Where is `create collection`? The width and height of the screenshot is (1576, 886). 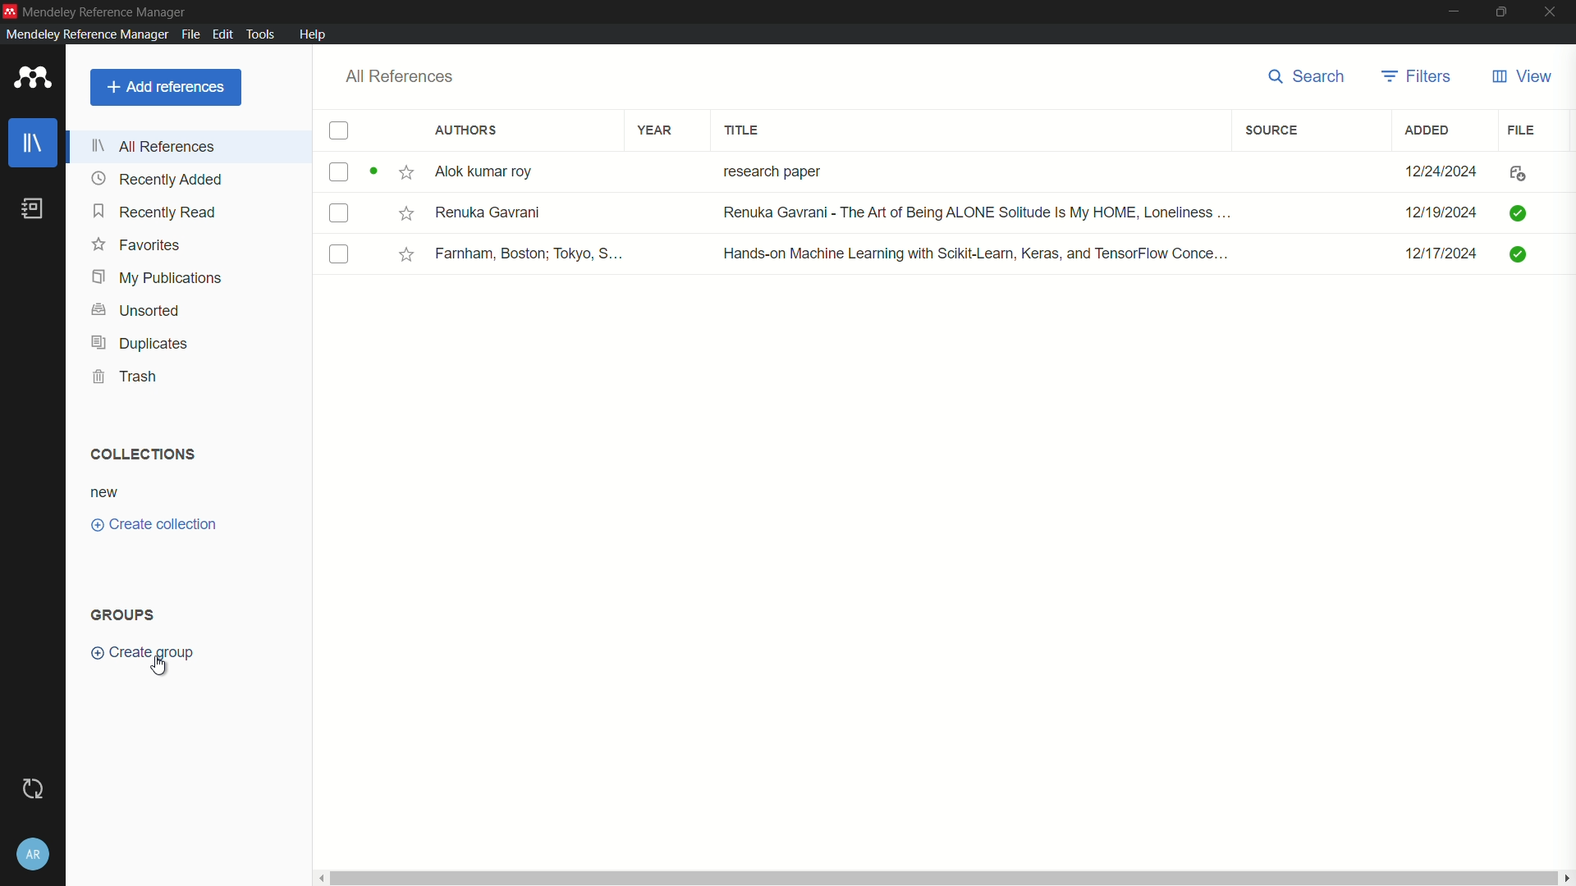
create collection is located at coordinates (154, 525).